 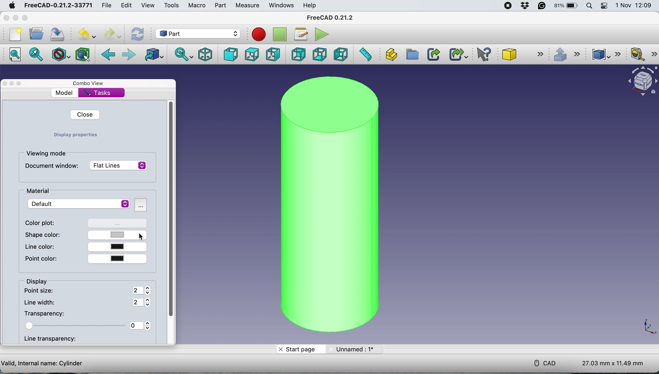 I want to click on bottom, so click(x=318, y=54).